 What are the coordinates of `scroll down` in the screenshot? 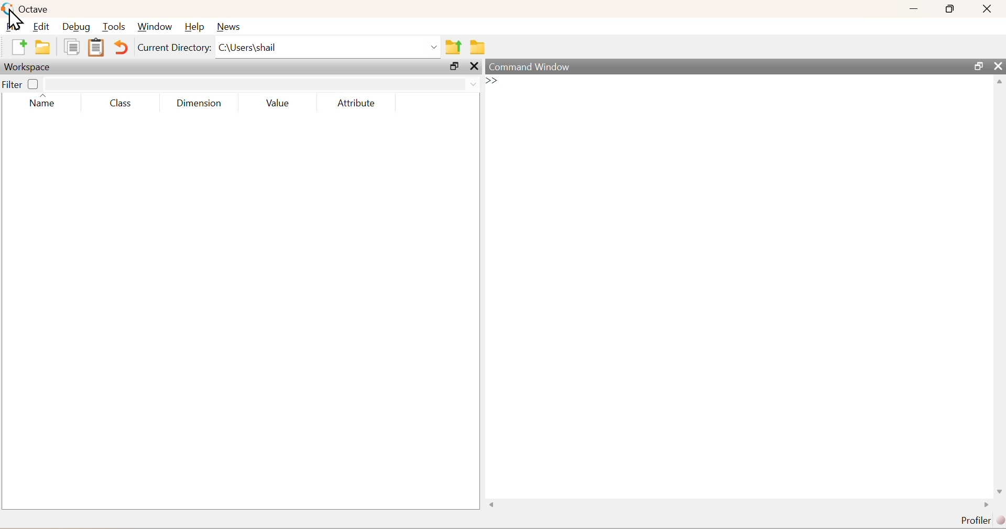 It's located at (998, 492).